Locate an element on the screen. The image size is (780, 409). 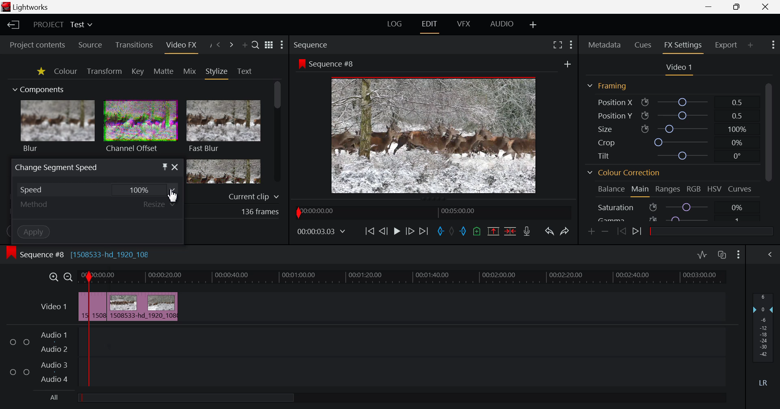
Toggle between list and title view is located at coordinates (269, 45).